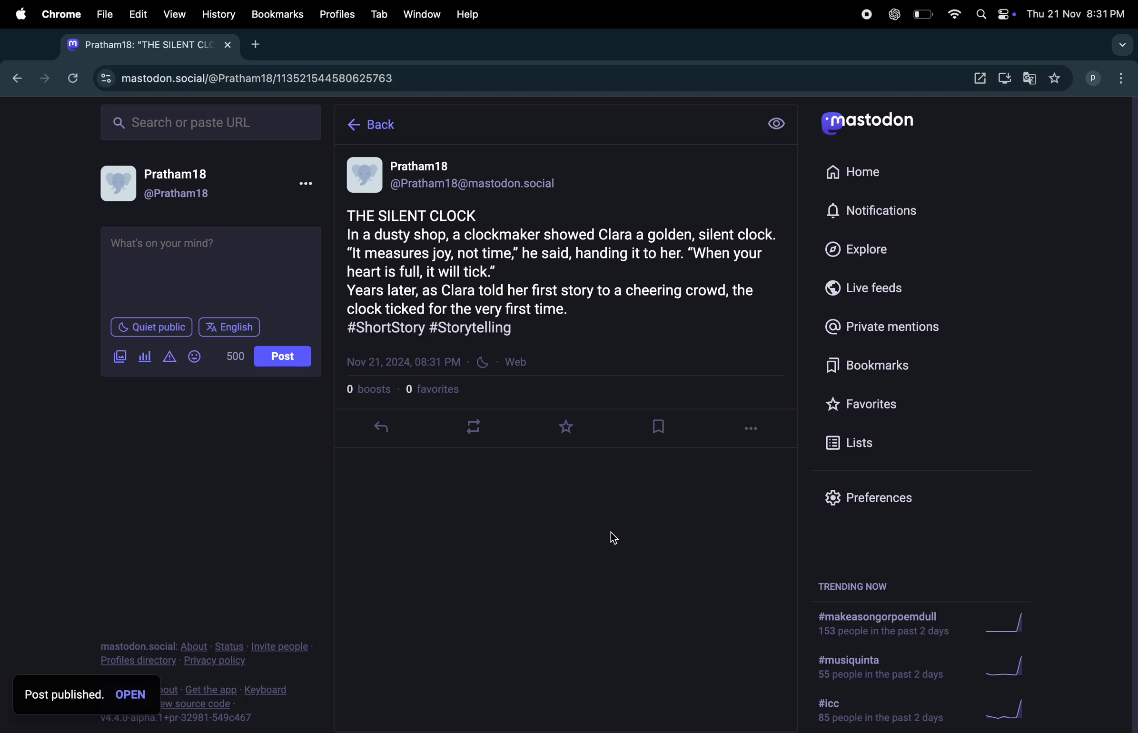 The image size is (1138, 733). Describe the element at coordinates (780, 125) in the screenshot. I see `setting` at that location.